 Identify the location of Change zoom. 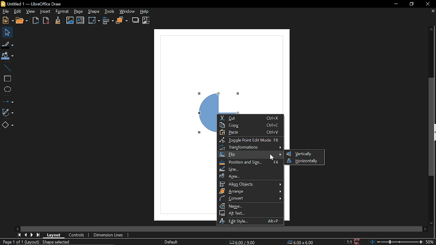
(397, 242).